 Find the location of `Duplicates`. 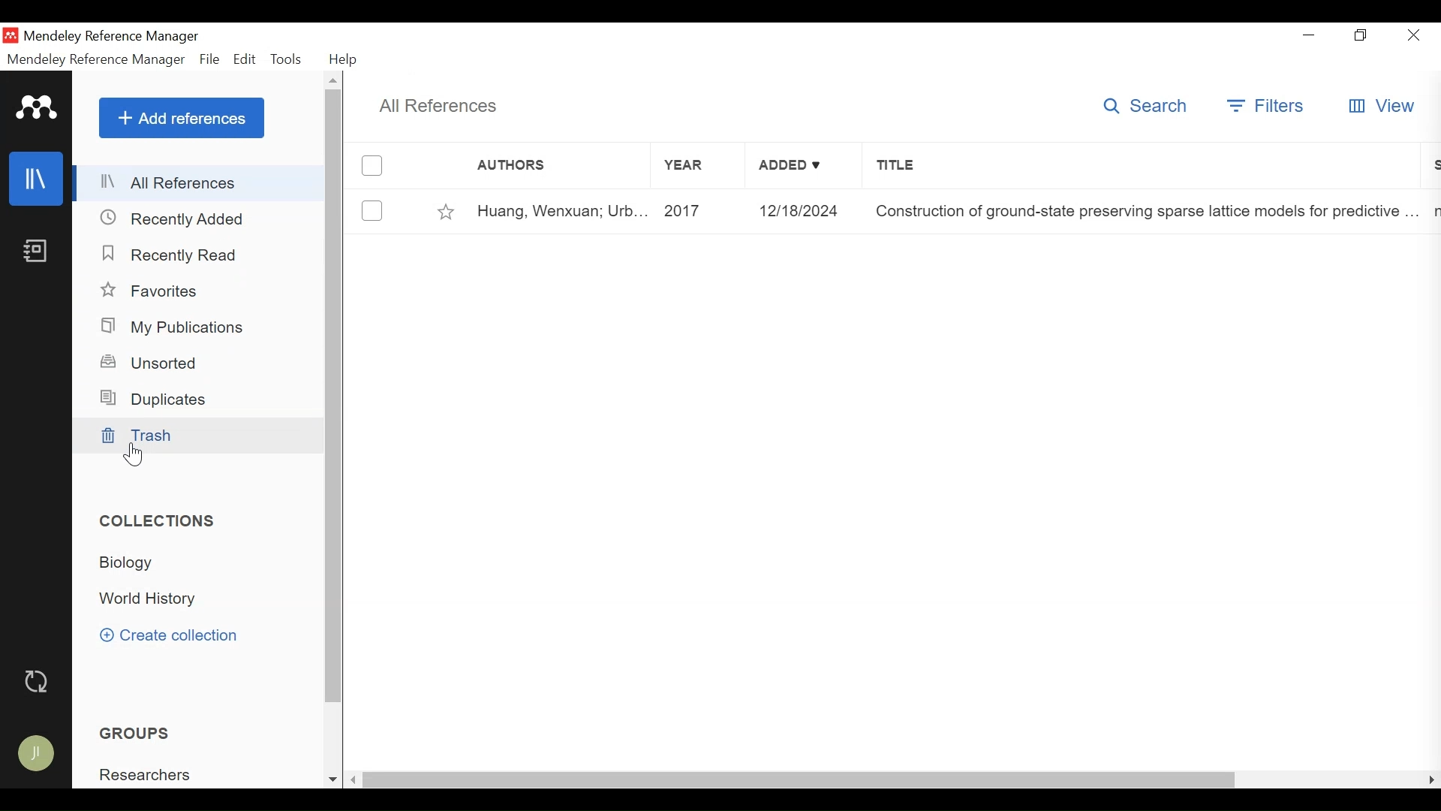

Duplicates is located at coordinates (159, 399).